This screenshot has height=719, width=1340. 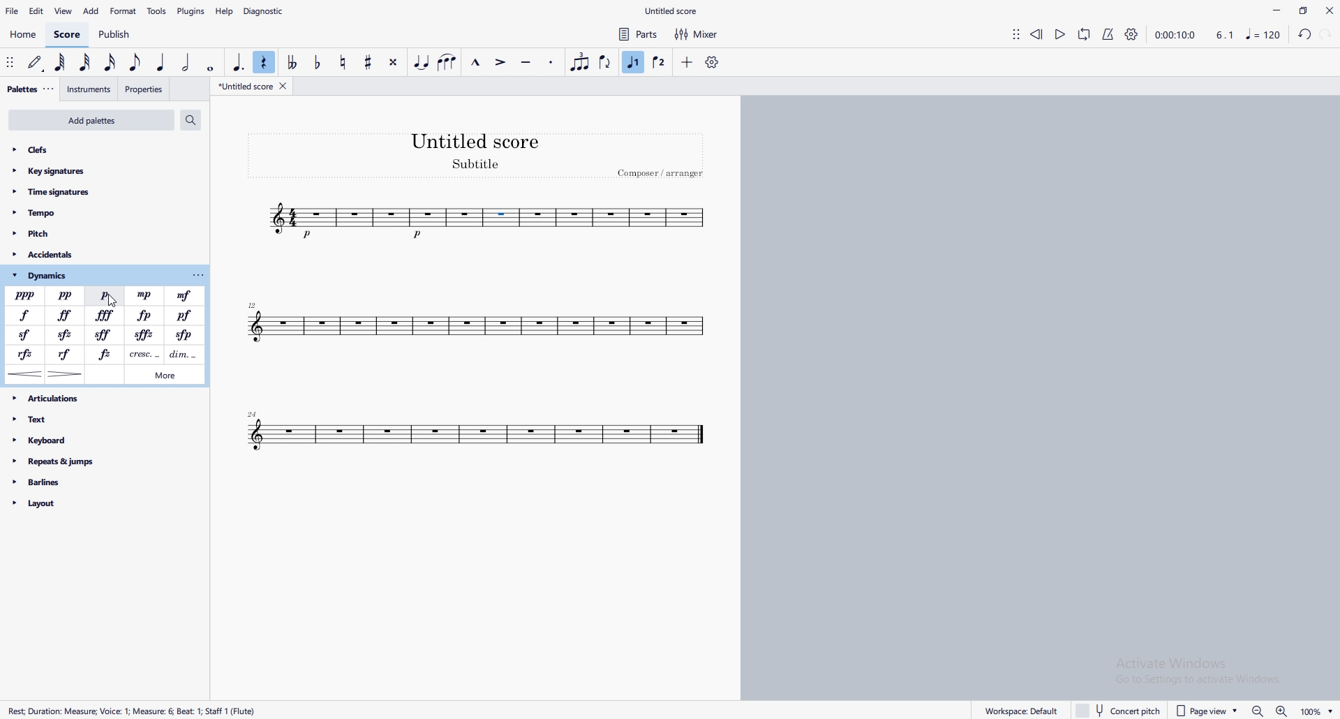 What do you see at coordinates (1108, 34) in the screenshot?
I see `metronome` at bounding box center [1108, 34].